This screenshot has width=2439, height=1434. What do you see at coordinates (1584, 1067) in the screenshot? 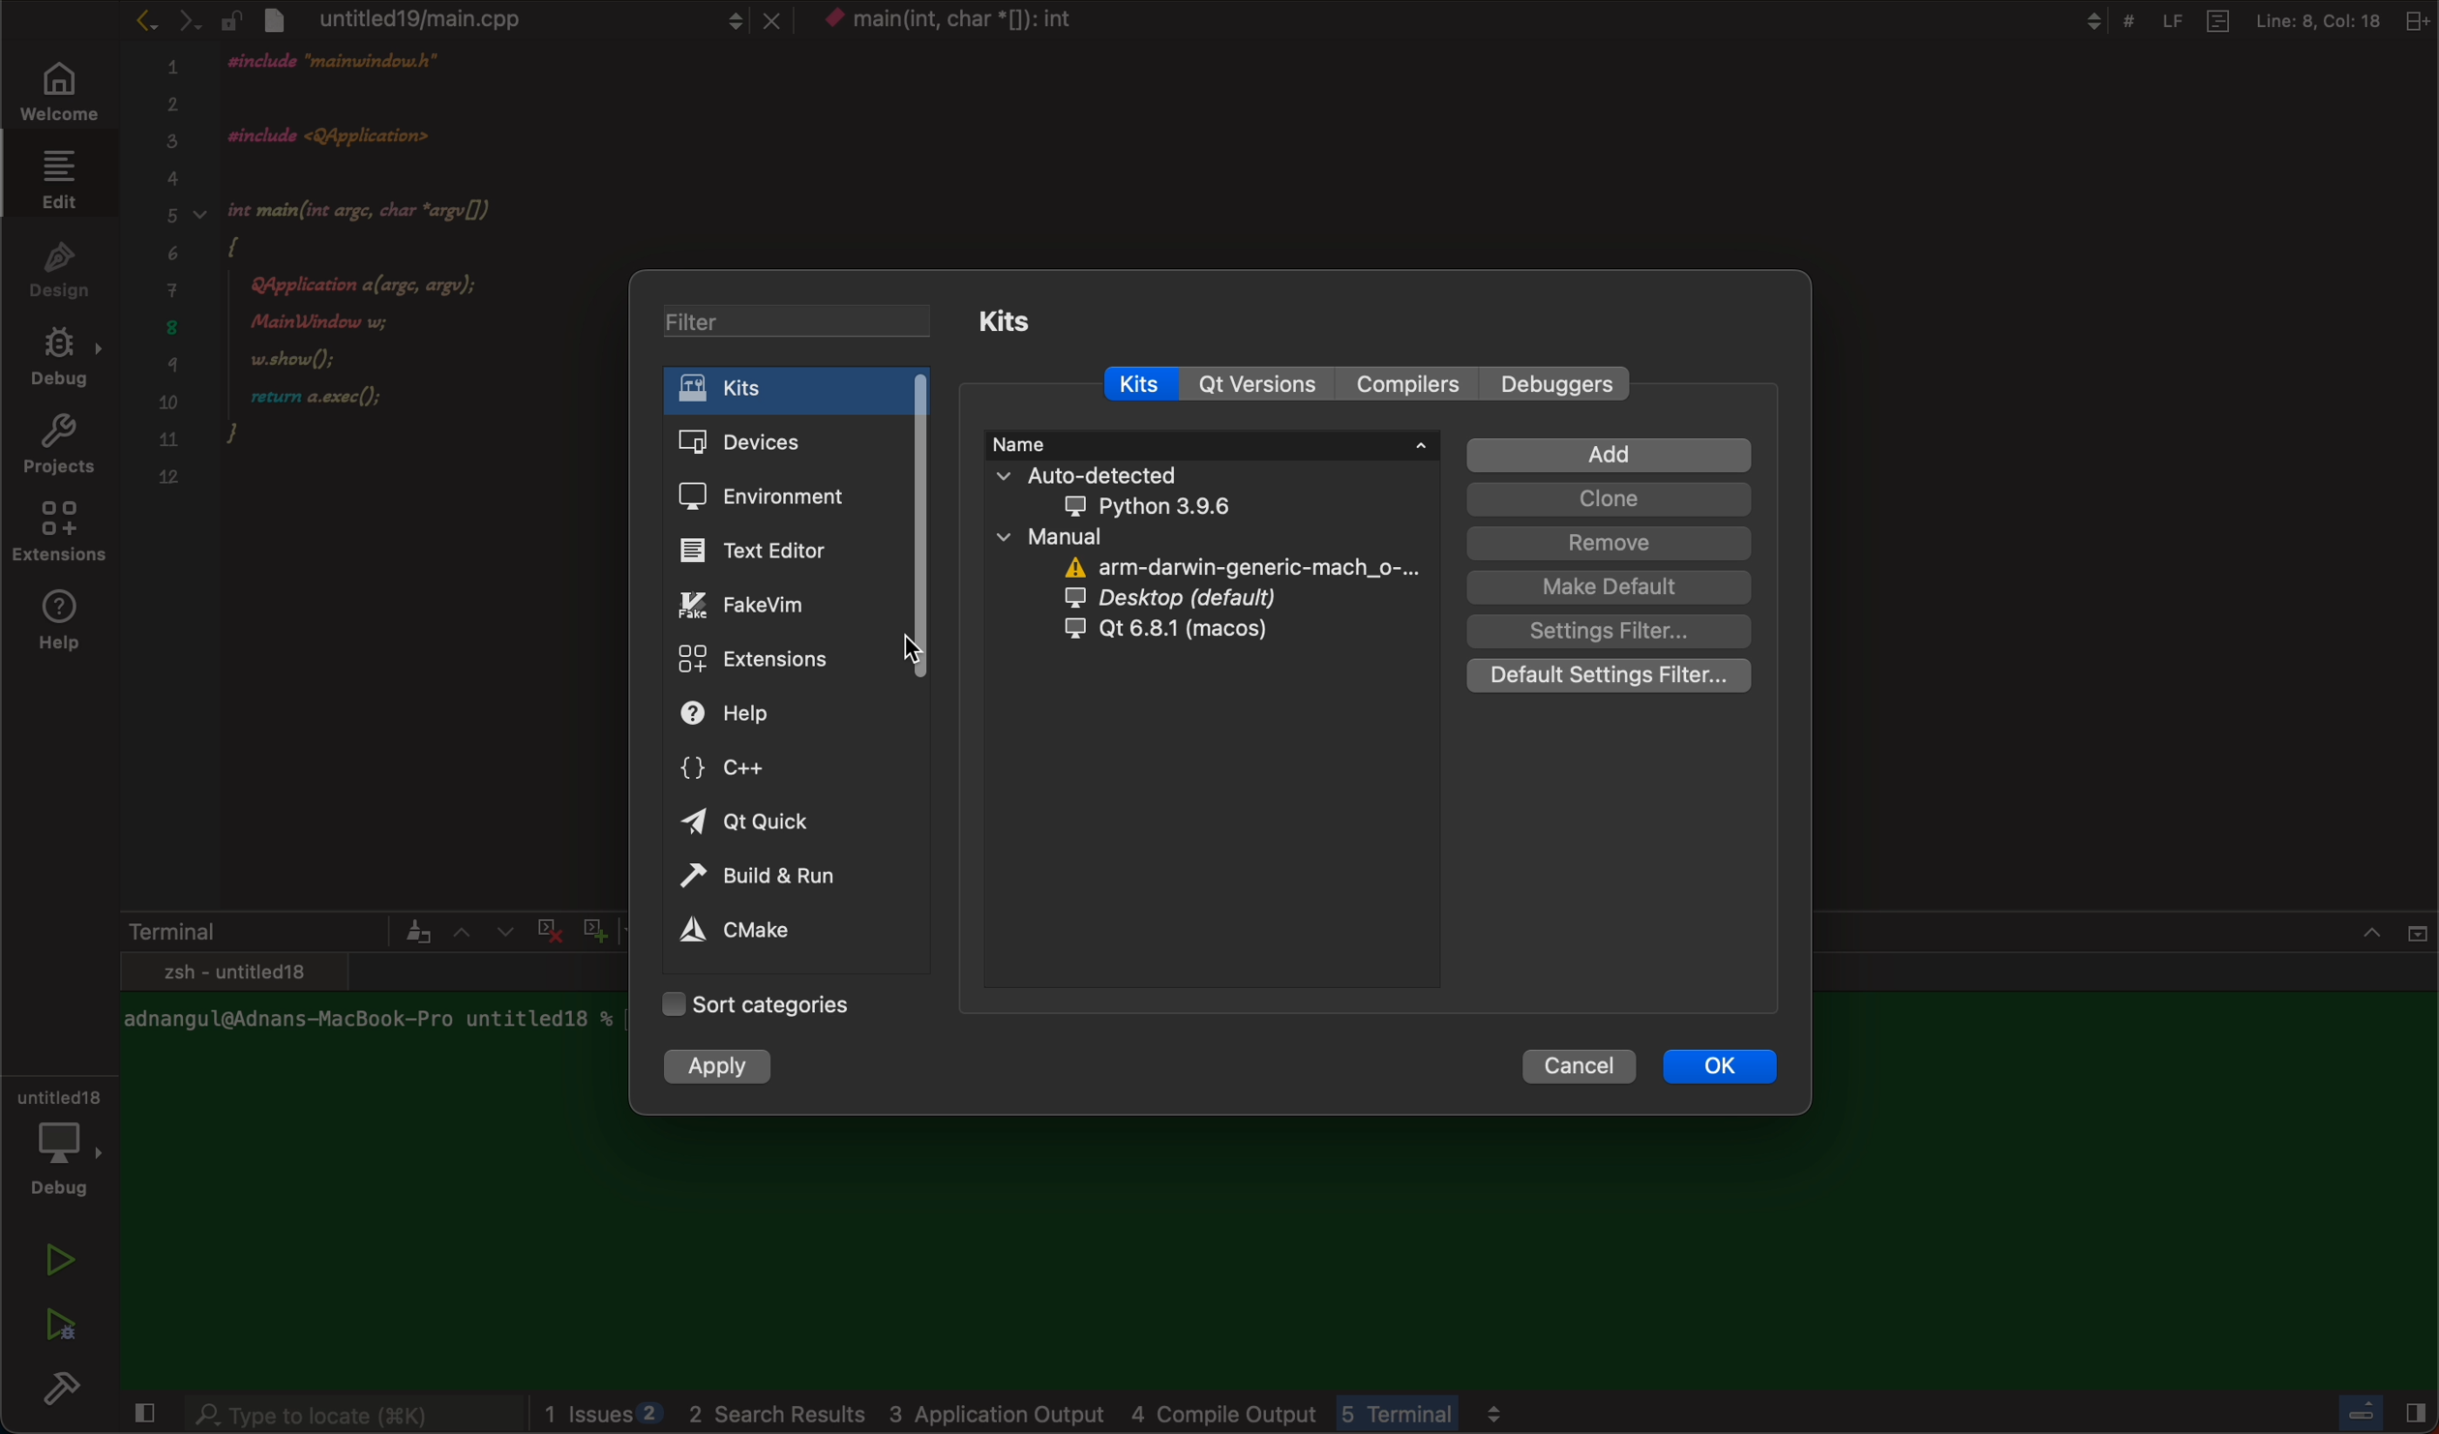
I see `cancel` at bounding box center [1584, 1067].